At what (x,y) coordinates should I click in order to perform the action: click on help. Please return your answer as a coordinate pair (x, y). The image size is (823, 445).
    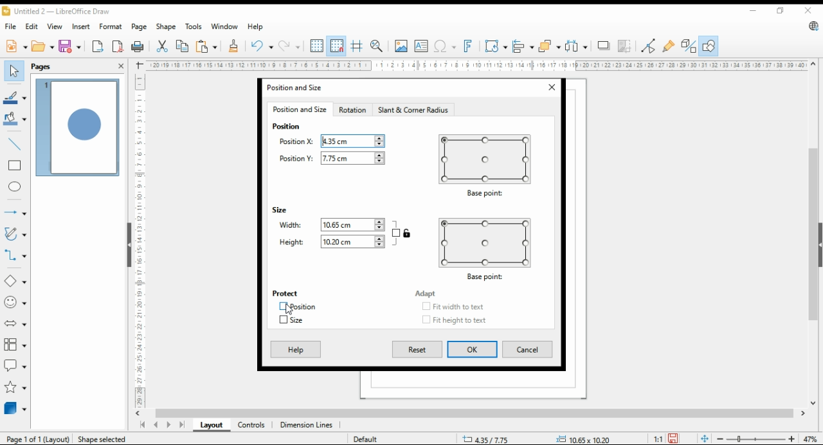
    Looking at the image, I should click on (294, 349).